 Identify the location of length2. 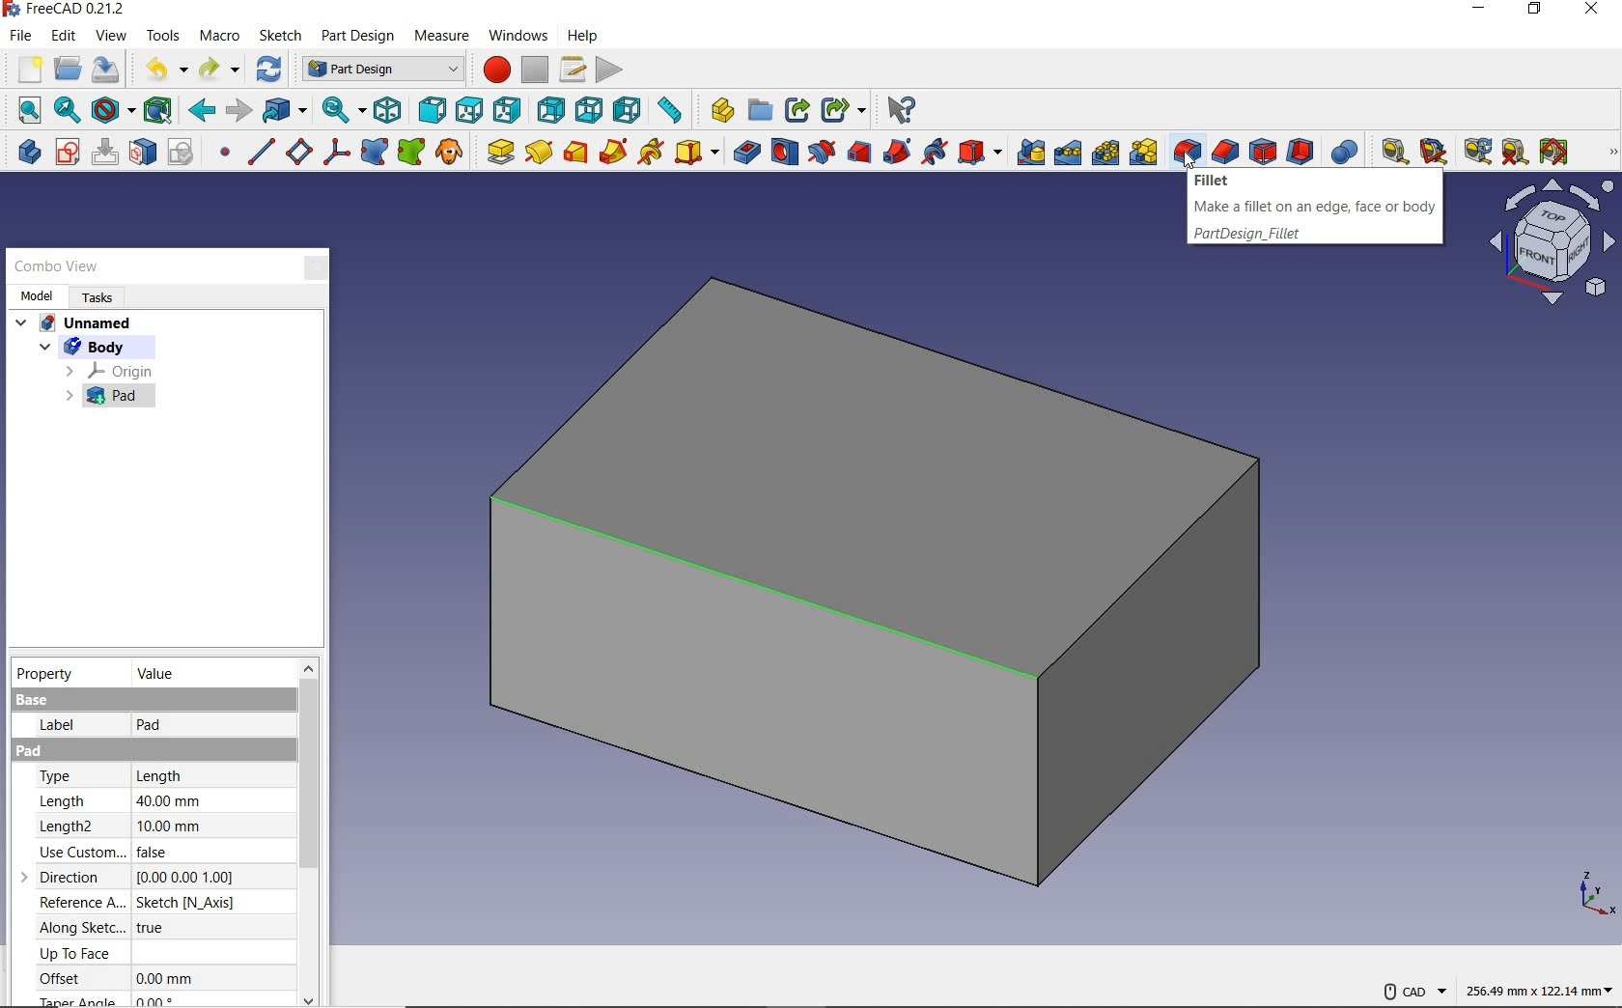
(70, 826).